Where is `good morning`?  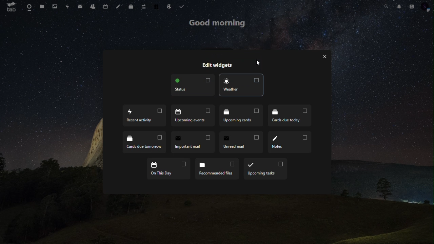 good morning is located at coordinates (216, 23).